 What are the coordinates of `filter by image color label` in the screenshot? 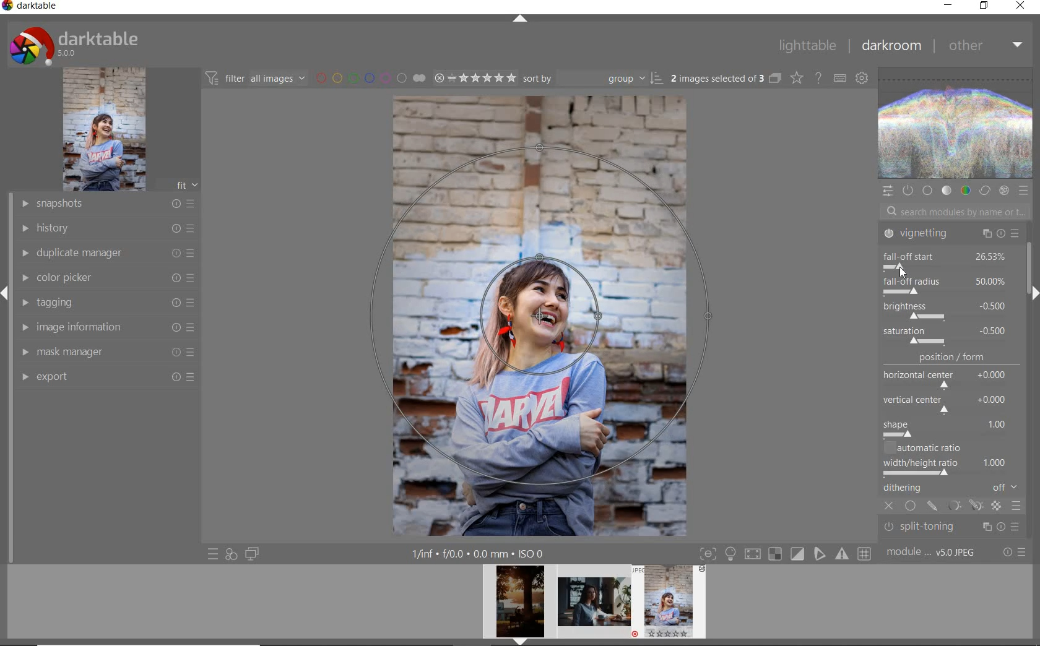 It's located at (369, 77).